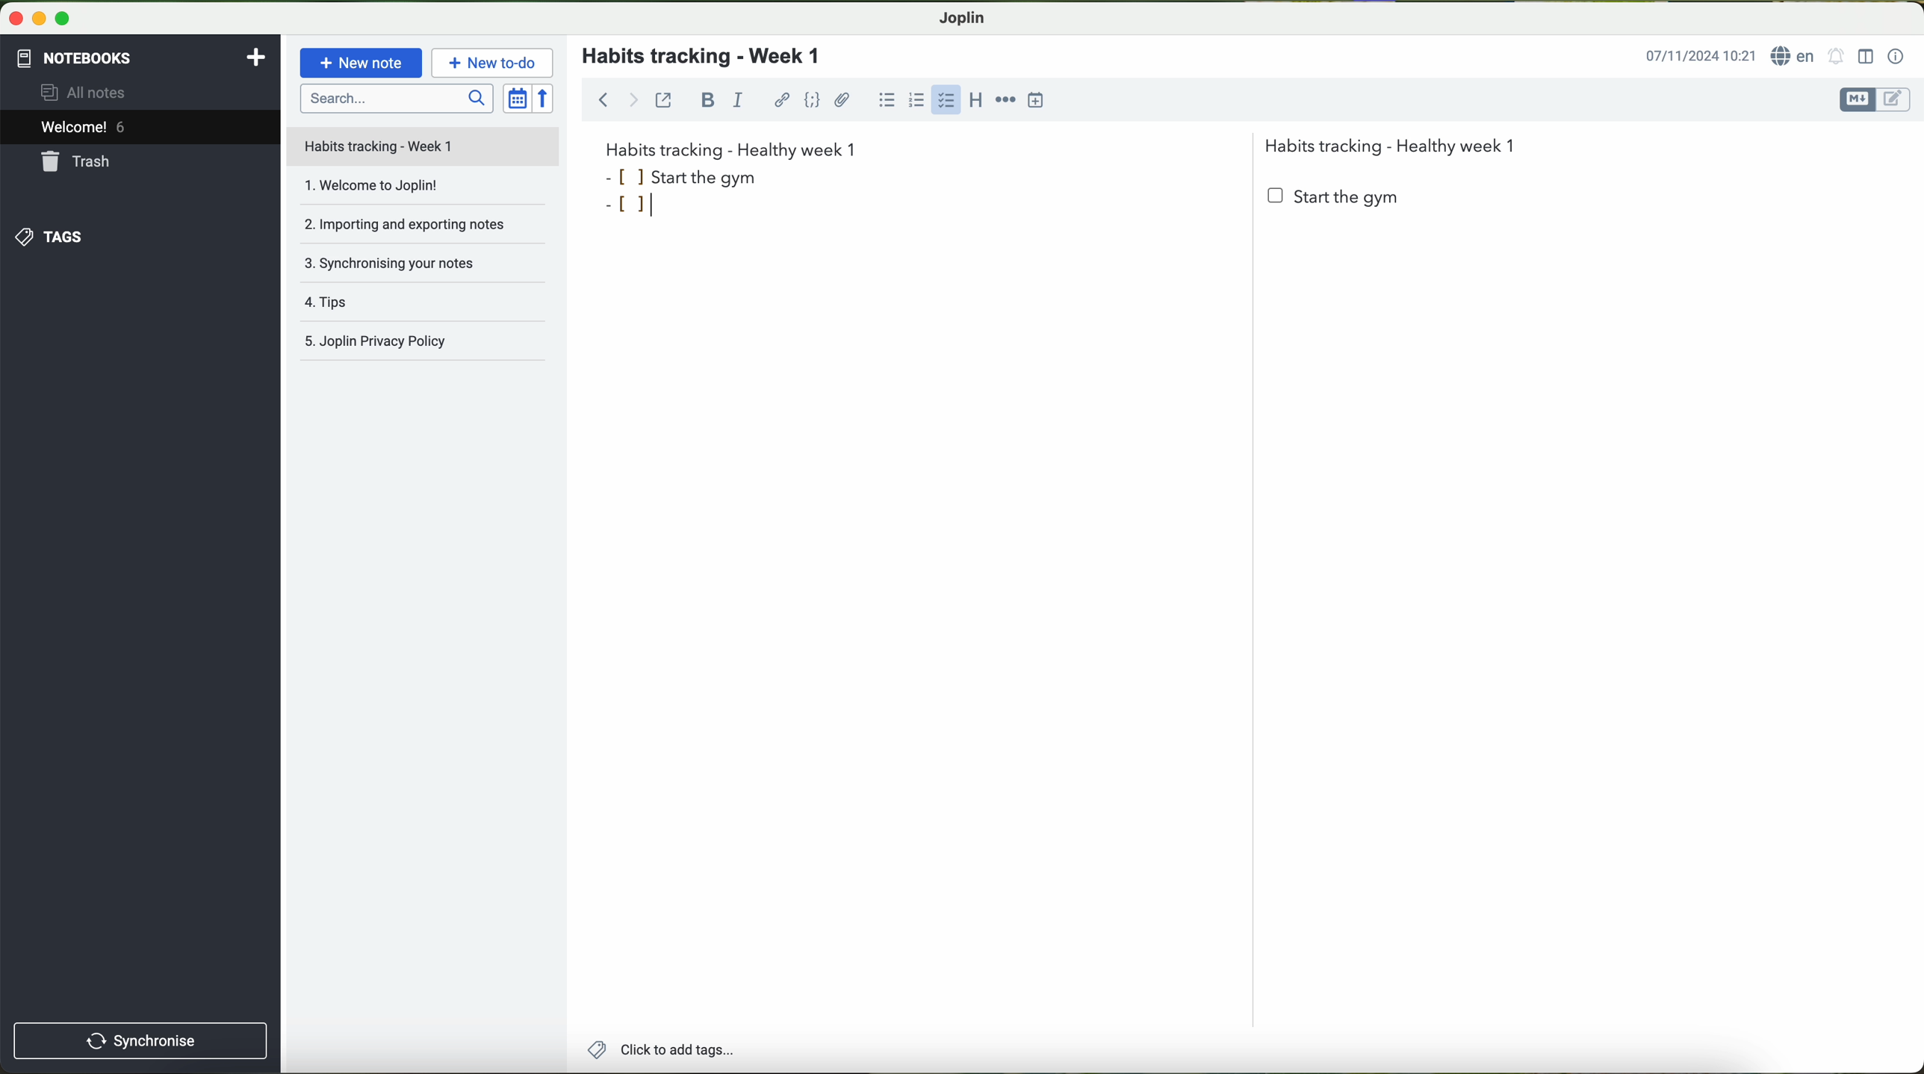 This screenshot has height=1074, width=1924. I want to click on code, so click(813, 100).